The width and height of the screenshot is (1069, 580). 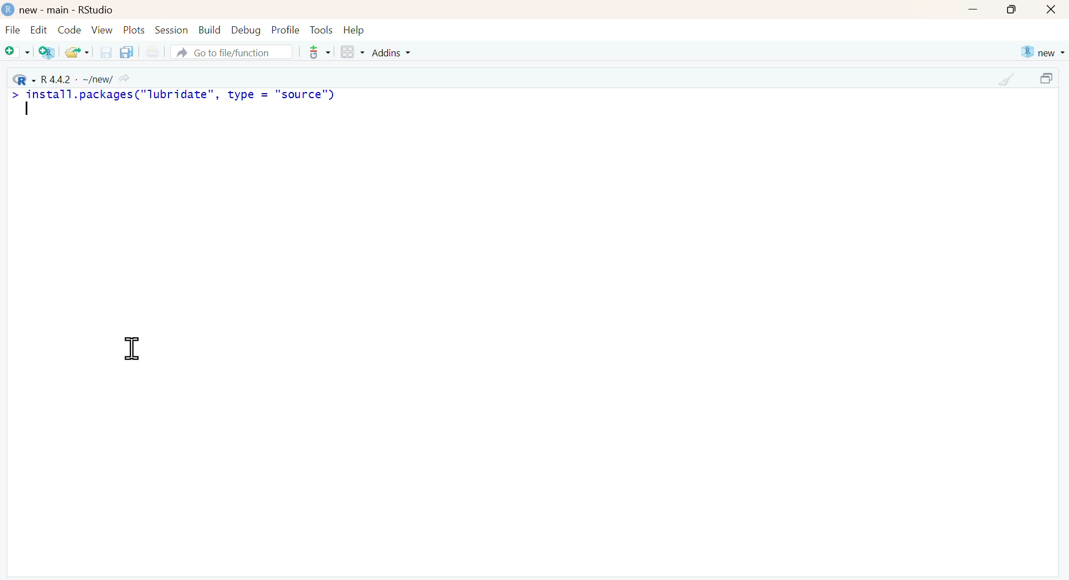 I want to click on Workspace panes, so click(x=352, y=53).